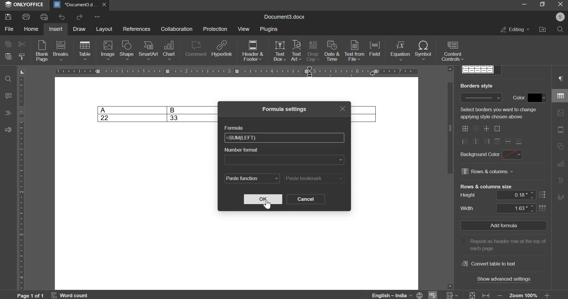 Image resolution: width=568 pixels, height=299 pixels. What do you see at coordinates (271, 29) in the screenshot?
I see `plugins` at bounding box center [271, 29].